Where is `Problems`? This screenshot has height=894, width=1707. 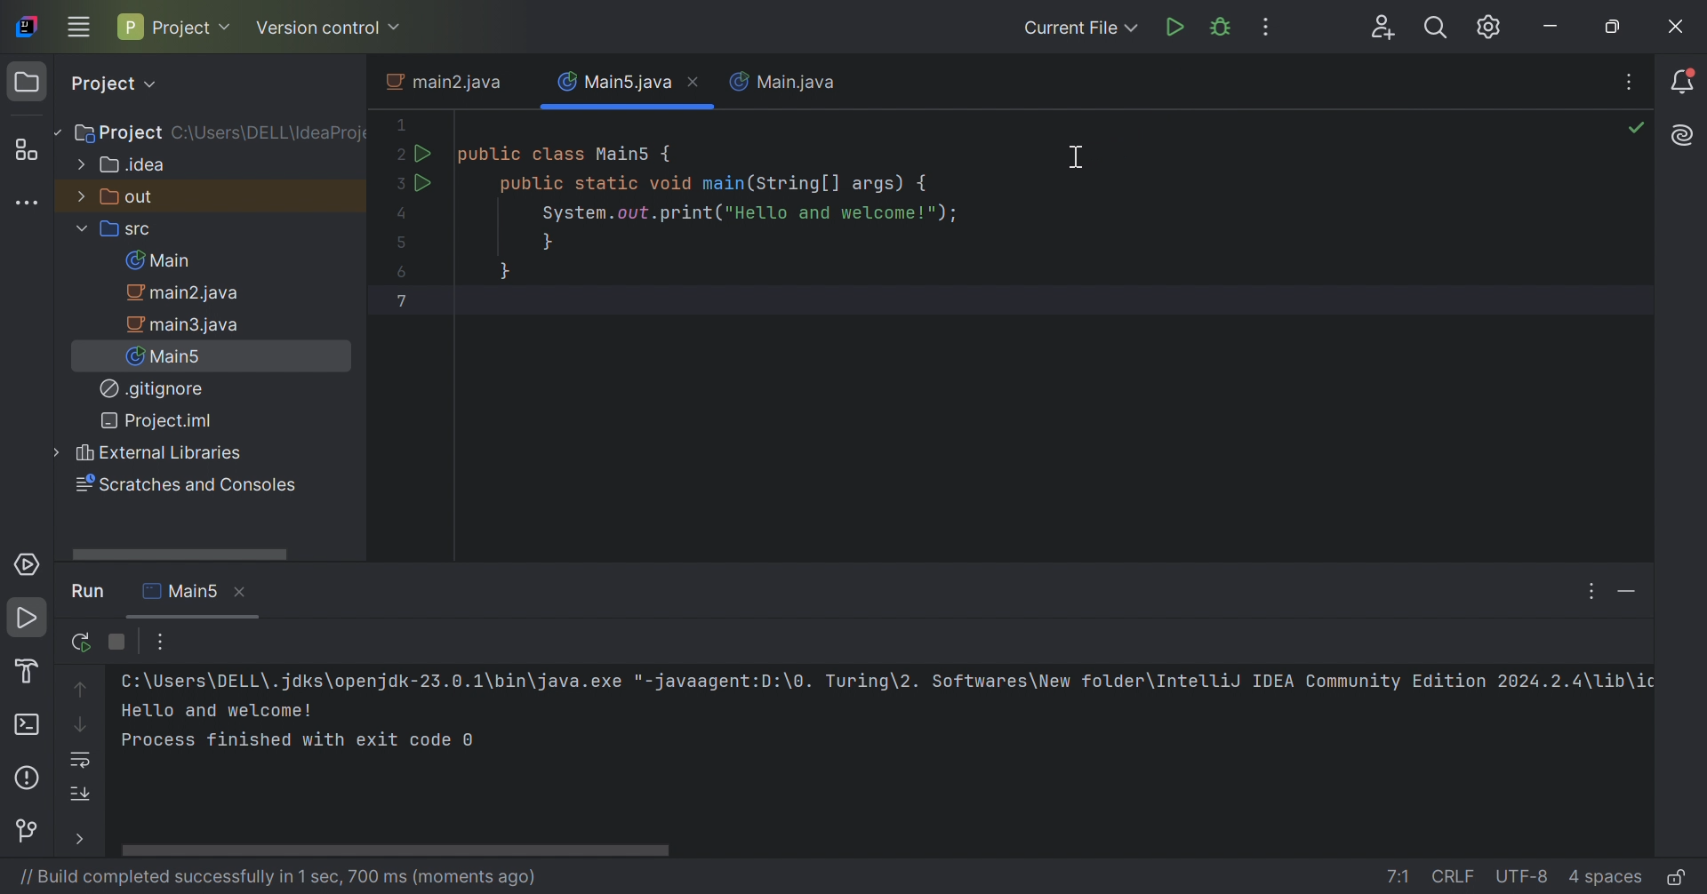 Problems is located at coordinates (29, 778).